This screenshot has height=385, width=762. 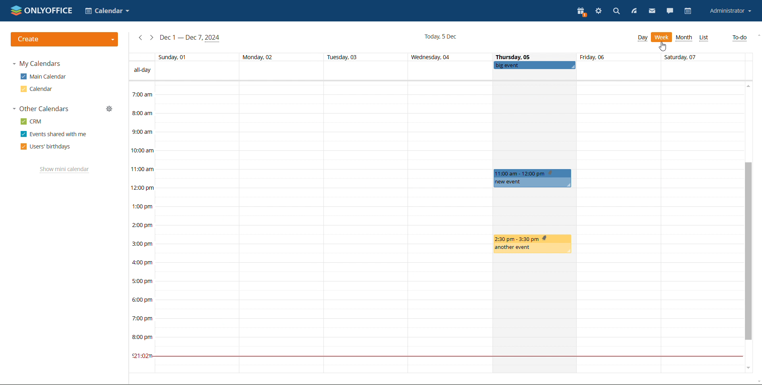 What do you see at coordinates (633, 11) in the screenshot?
I see `feed` at bounding box center [633, 11].